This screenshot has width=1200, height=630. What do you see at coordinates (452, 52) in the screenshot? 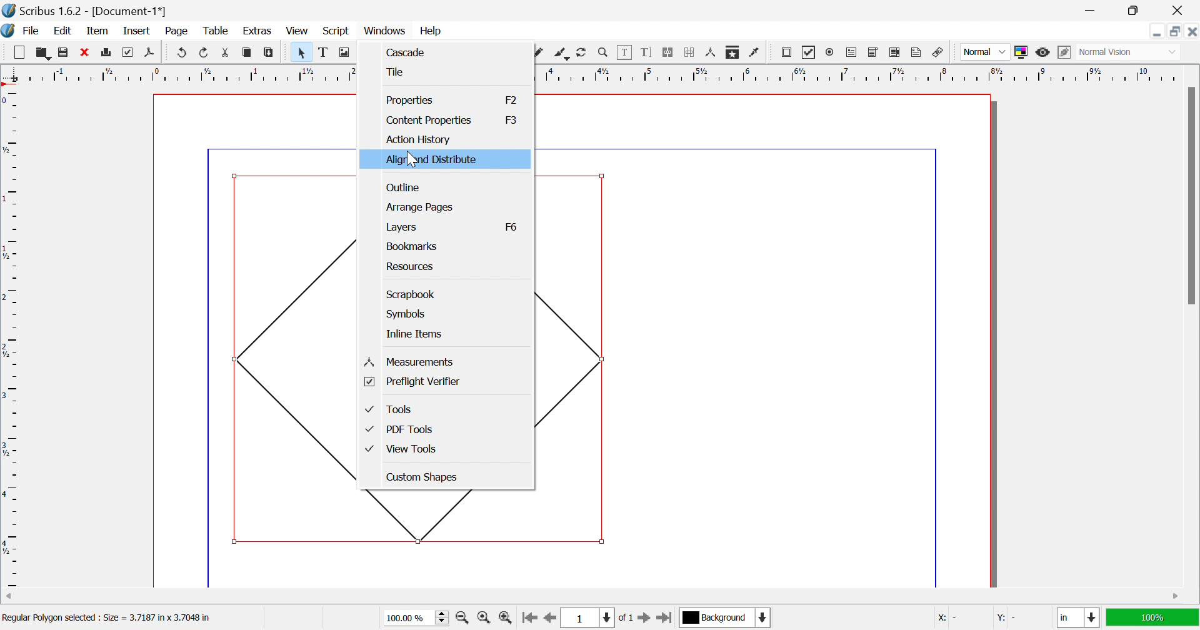
I see `Arc` at bounding box center [452, 52].